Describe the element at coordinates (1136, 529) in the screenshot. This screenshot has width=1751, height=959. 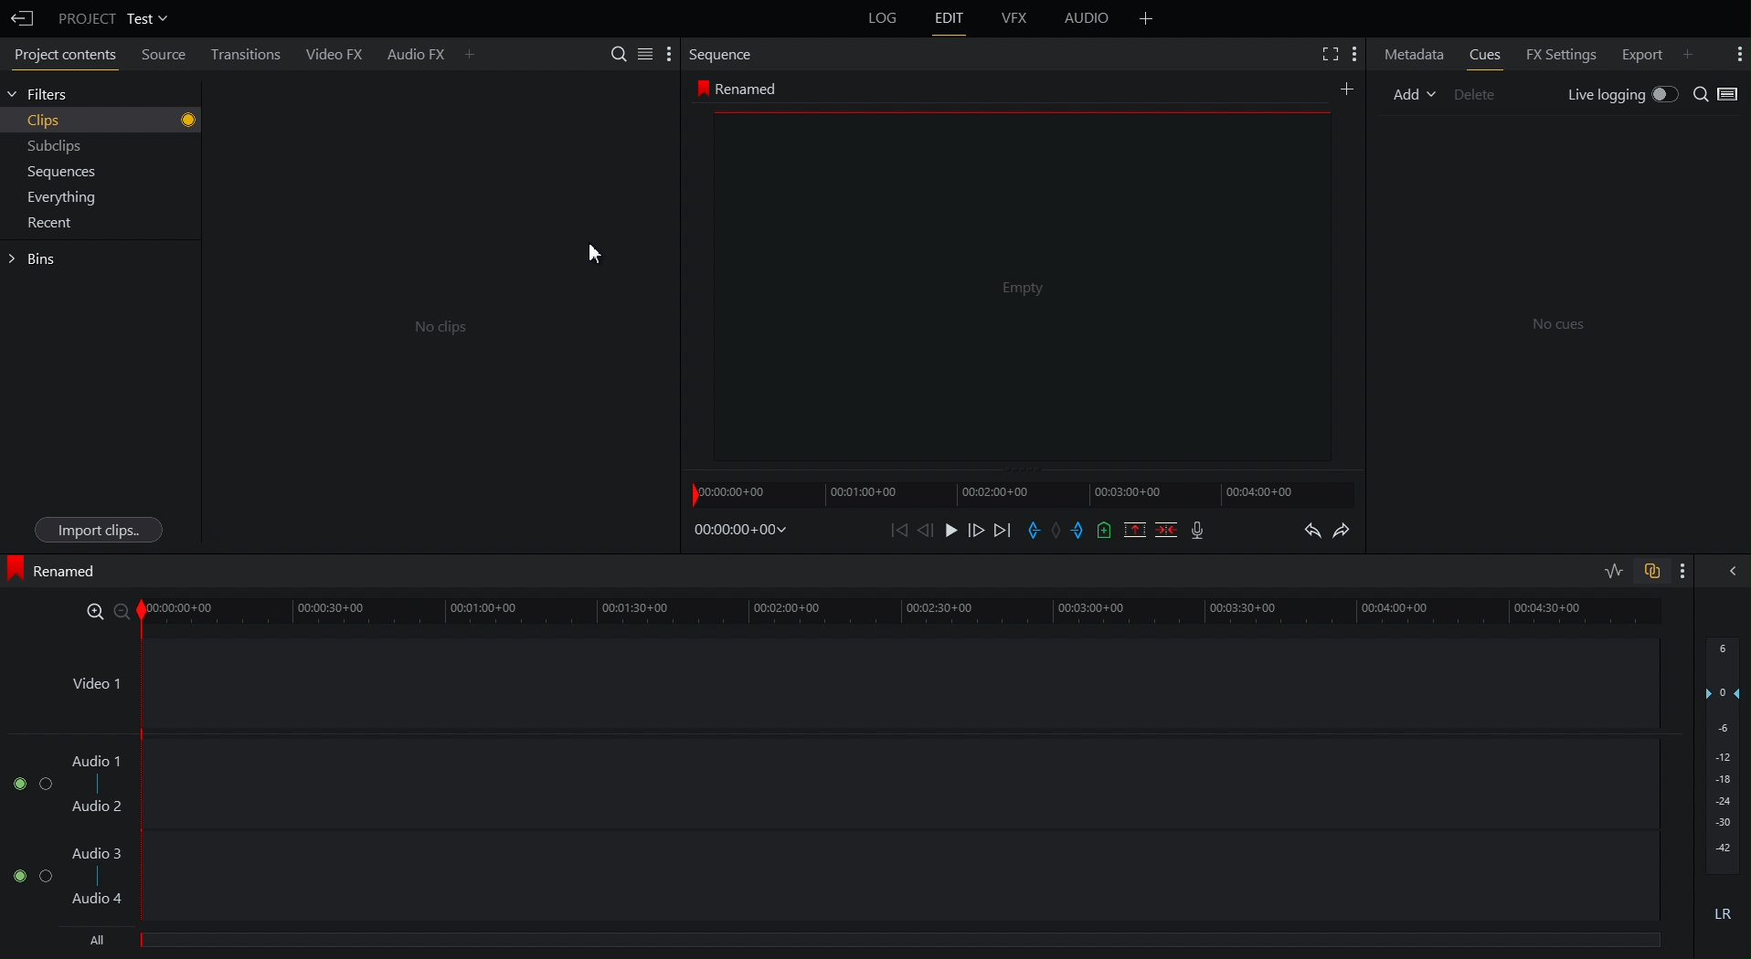
I see `Remove marked section` at that location.